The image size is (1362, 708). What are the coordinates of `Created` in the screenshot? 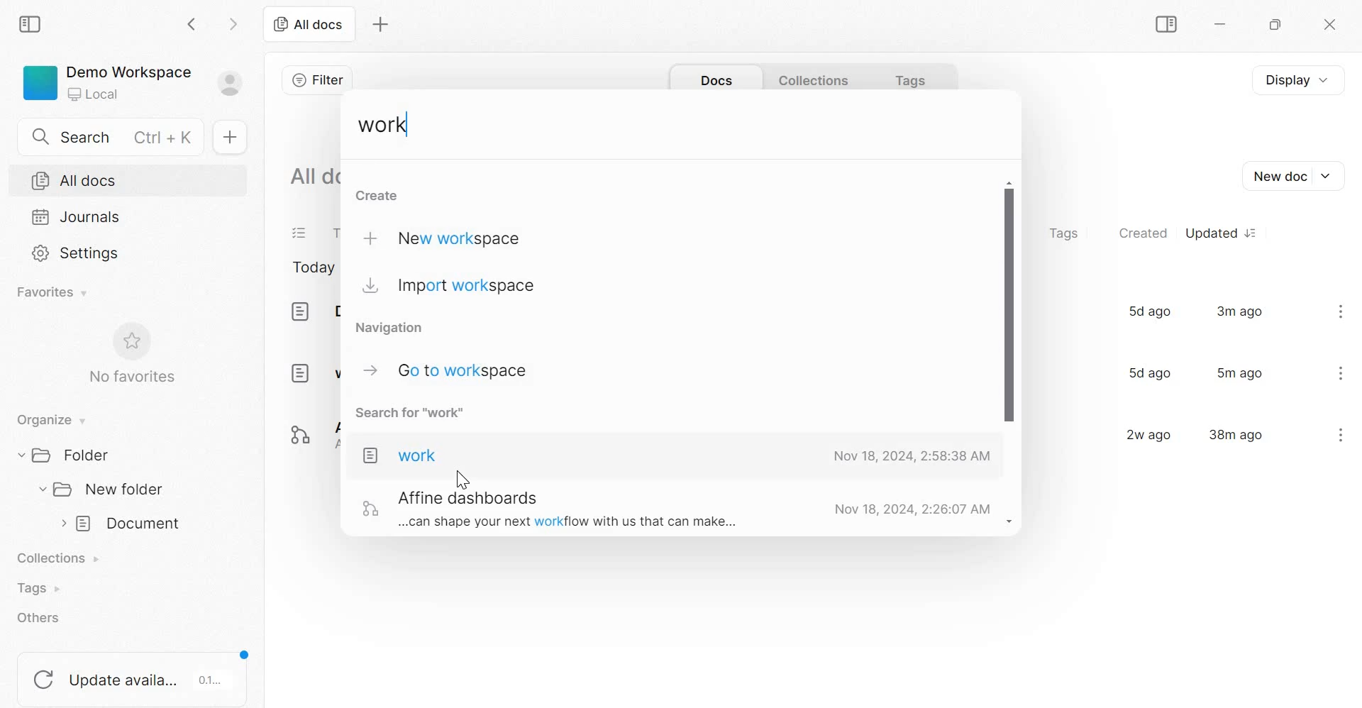 It's located at (1143, 232).